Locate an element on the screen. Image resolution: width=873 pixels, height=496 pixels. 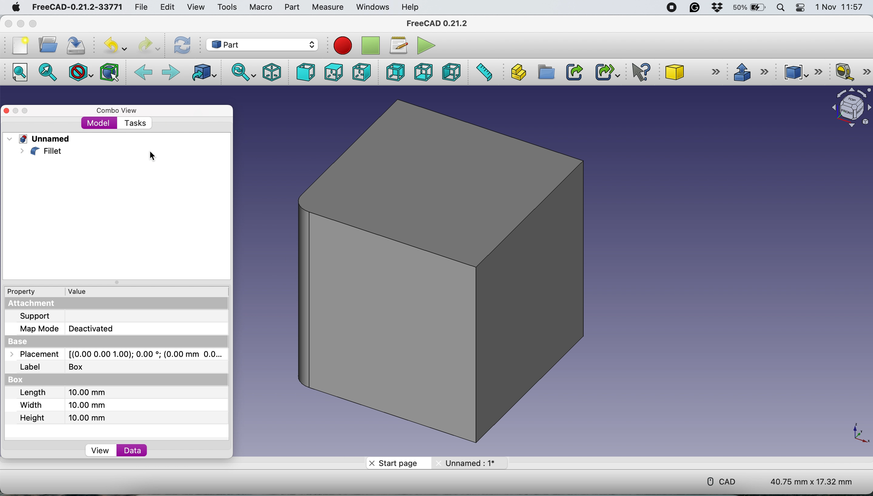
new  is located at coordinates (20, 45).